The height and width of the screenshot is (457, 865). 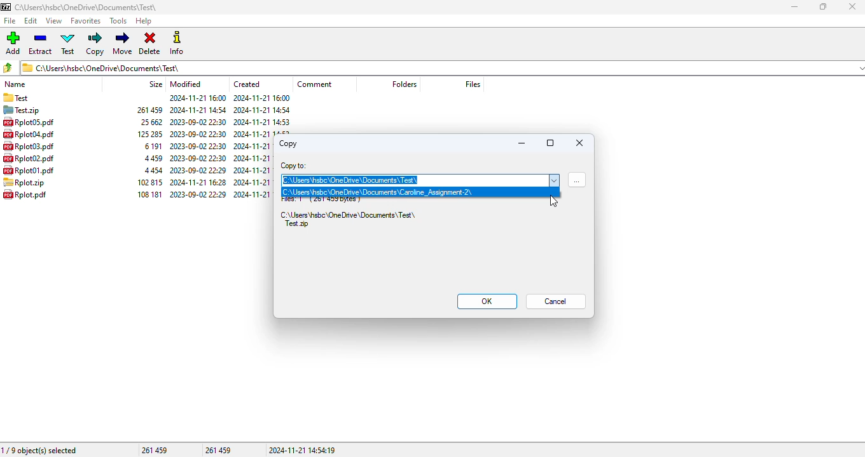 What do you see at coordinates (822, 6) in the screenshot?
I see `maximize` at bounding box center [822, 6].